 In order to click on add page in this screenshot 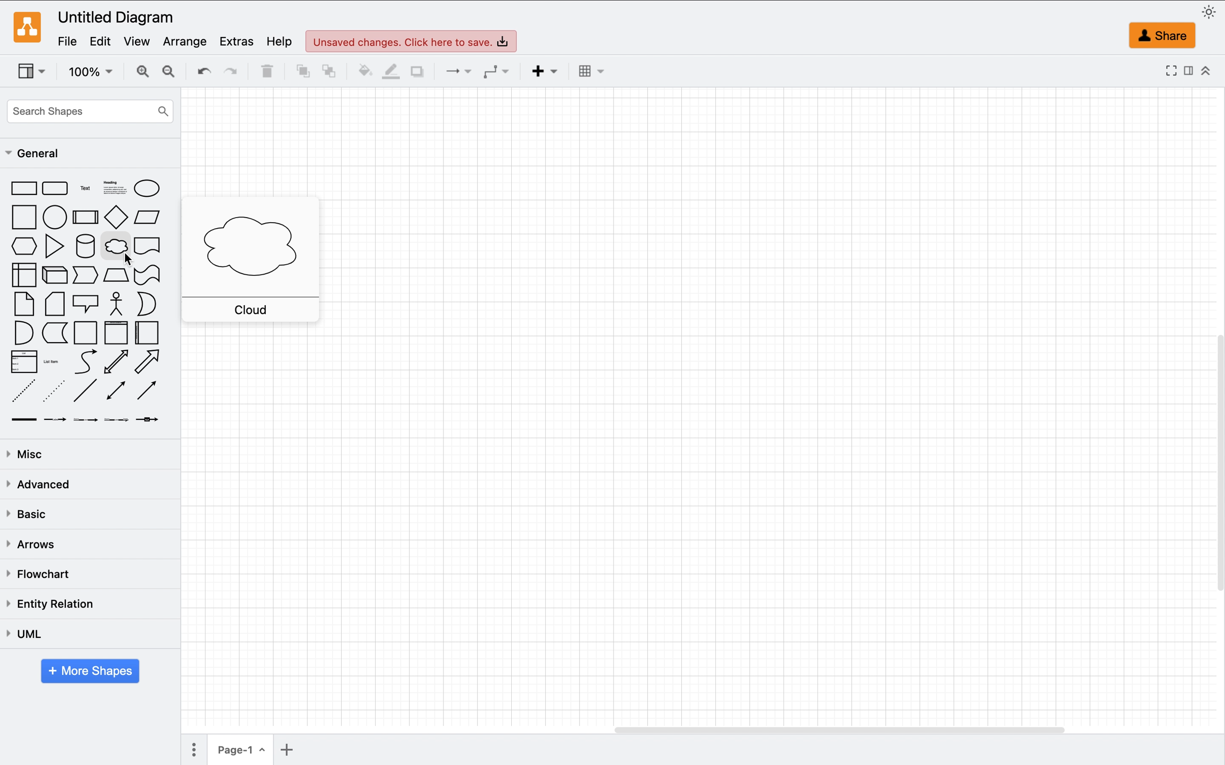, I will do `click(298, 752)`.